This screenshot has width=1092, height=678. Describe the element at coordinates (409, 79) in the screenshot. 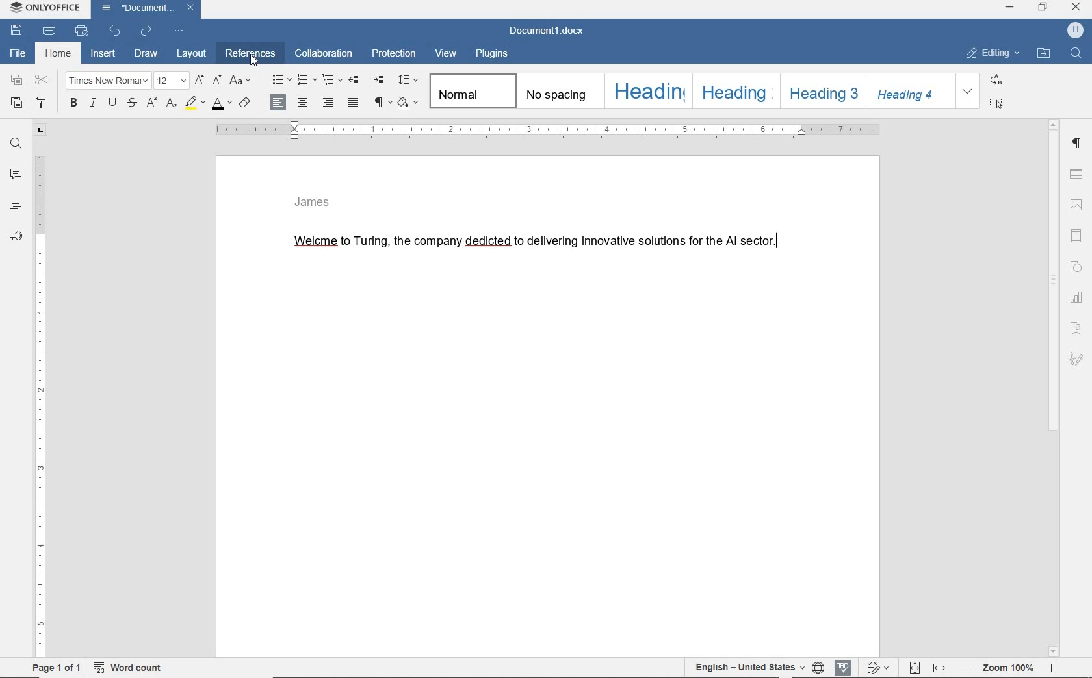

I see `paragraph line spacing` at that location.